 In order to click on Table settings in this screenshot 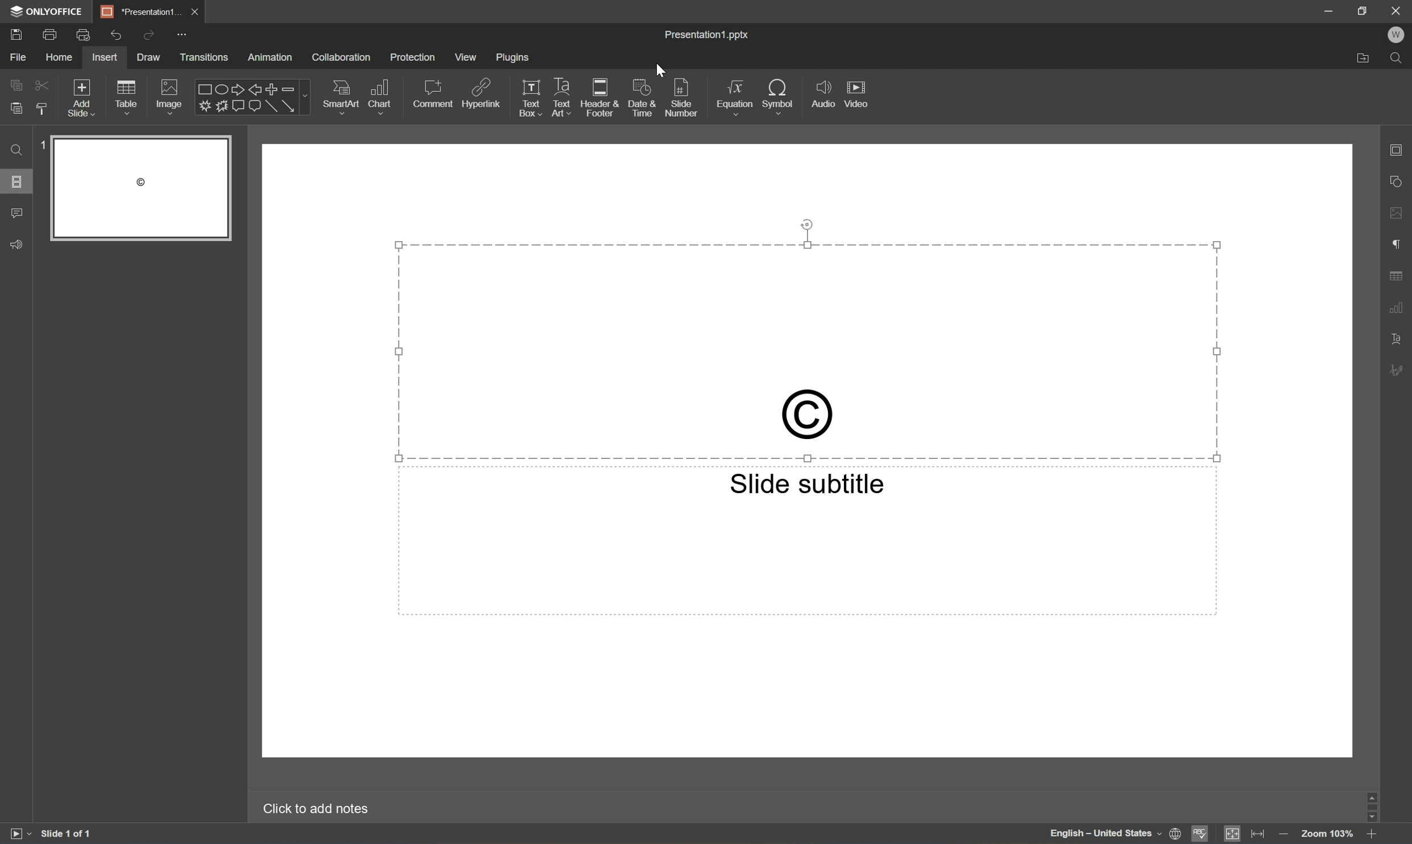, I will do `click(1401, 275)`.